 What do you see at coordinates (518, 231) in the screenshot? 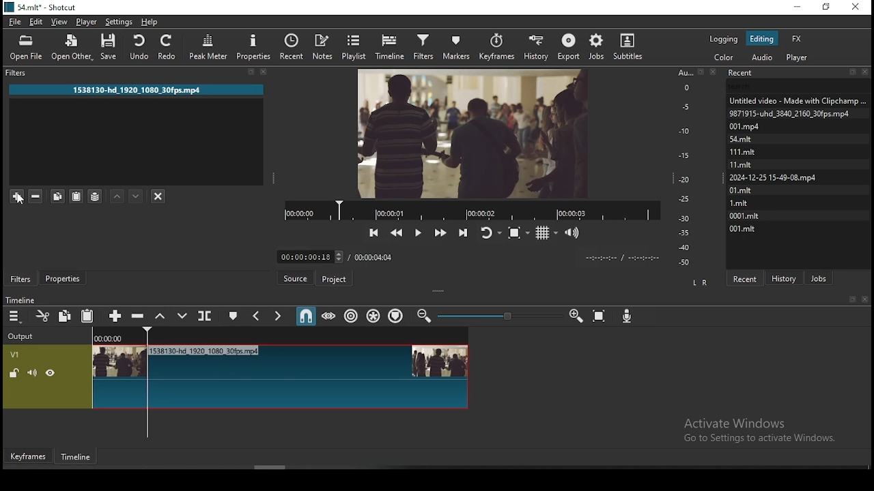
I see `toggle zoom` at bounding box center [518, 231].